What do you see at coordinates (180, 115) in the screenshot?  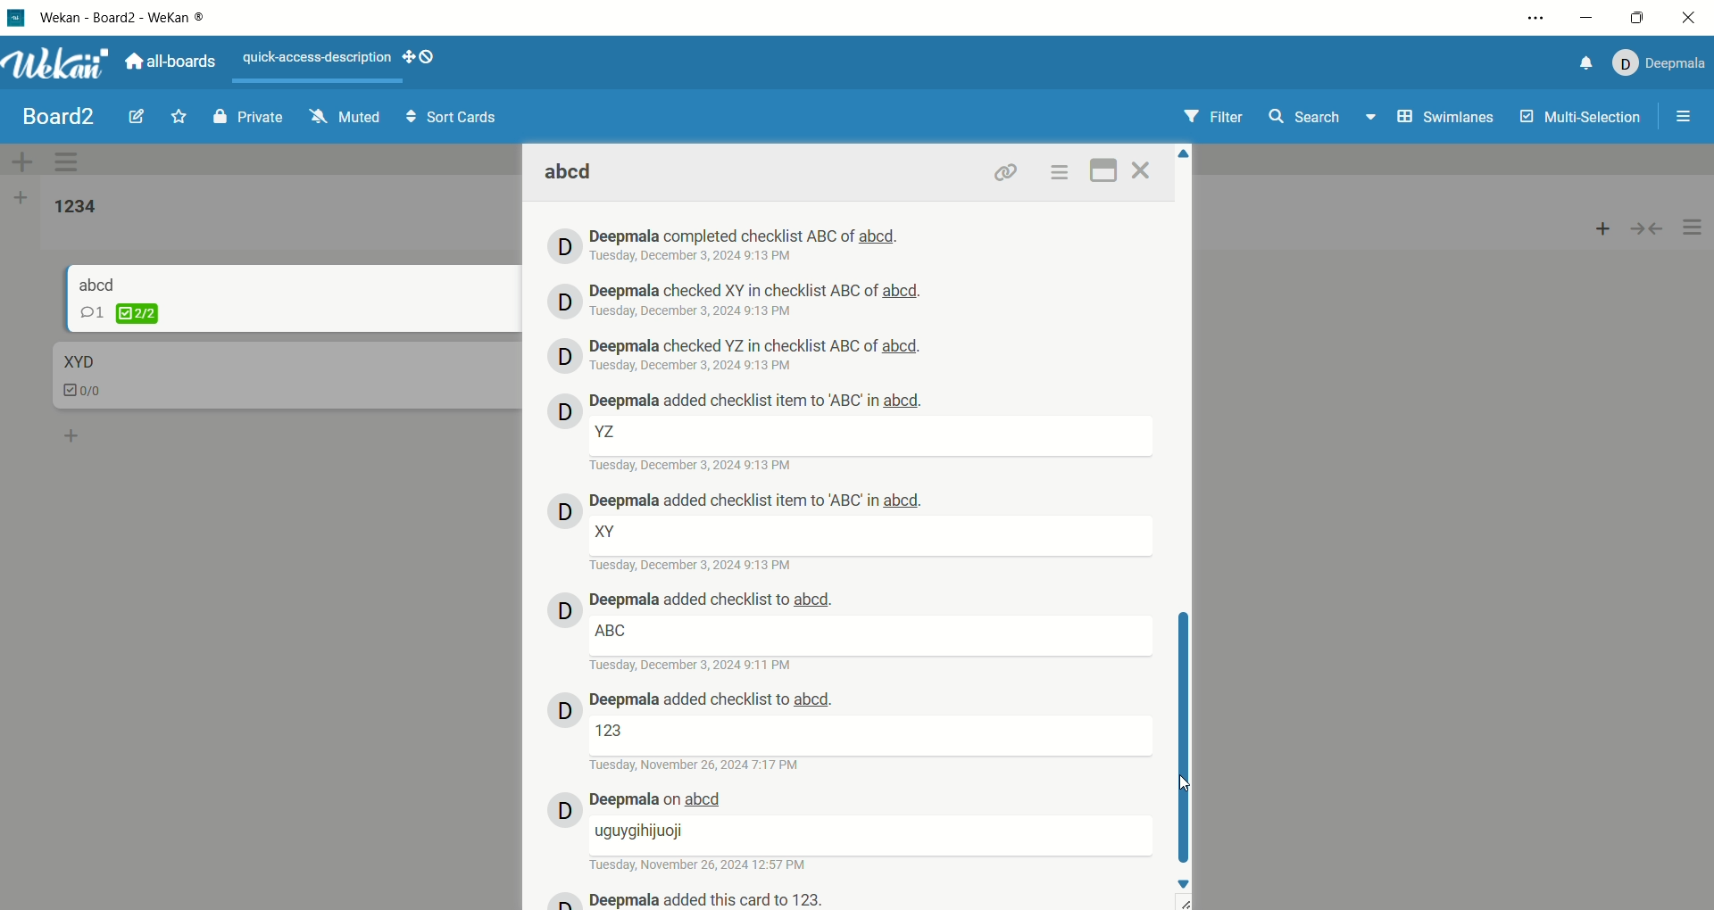 I see `favorite` at bounding box center [180, 115].